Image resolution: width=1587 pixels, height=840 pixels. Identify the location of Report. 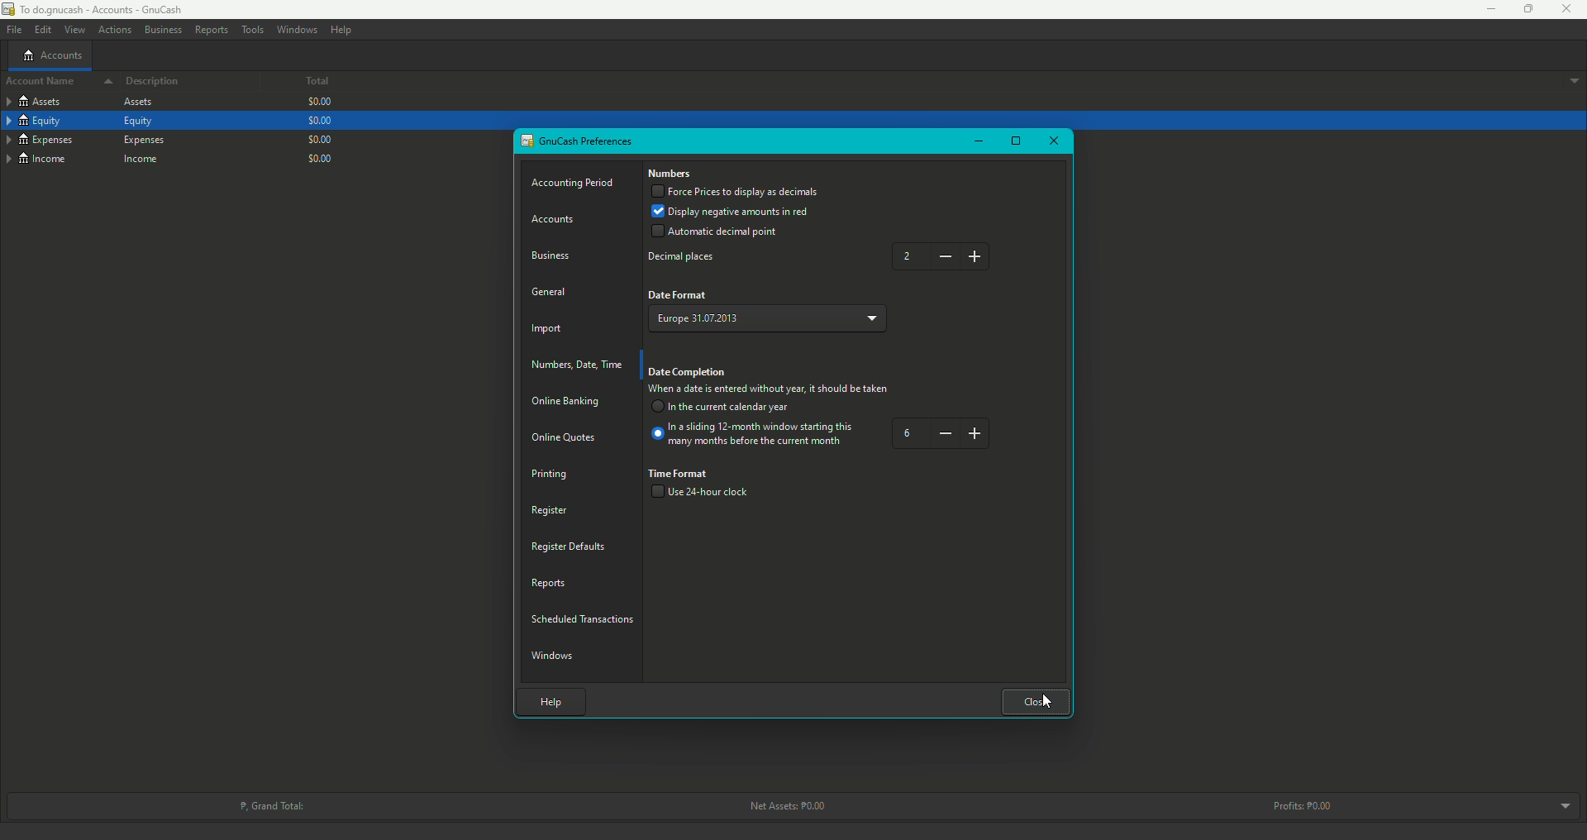
(550, 582).